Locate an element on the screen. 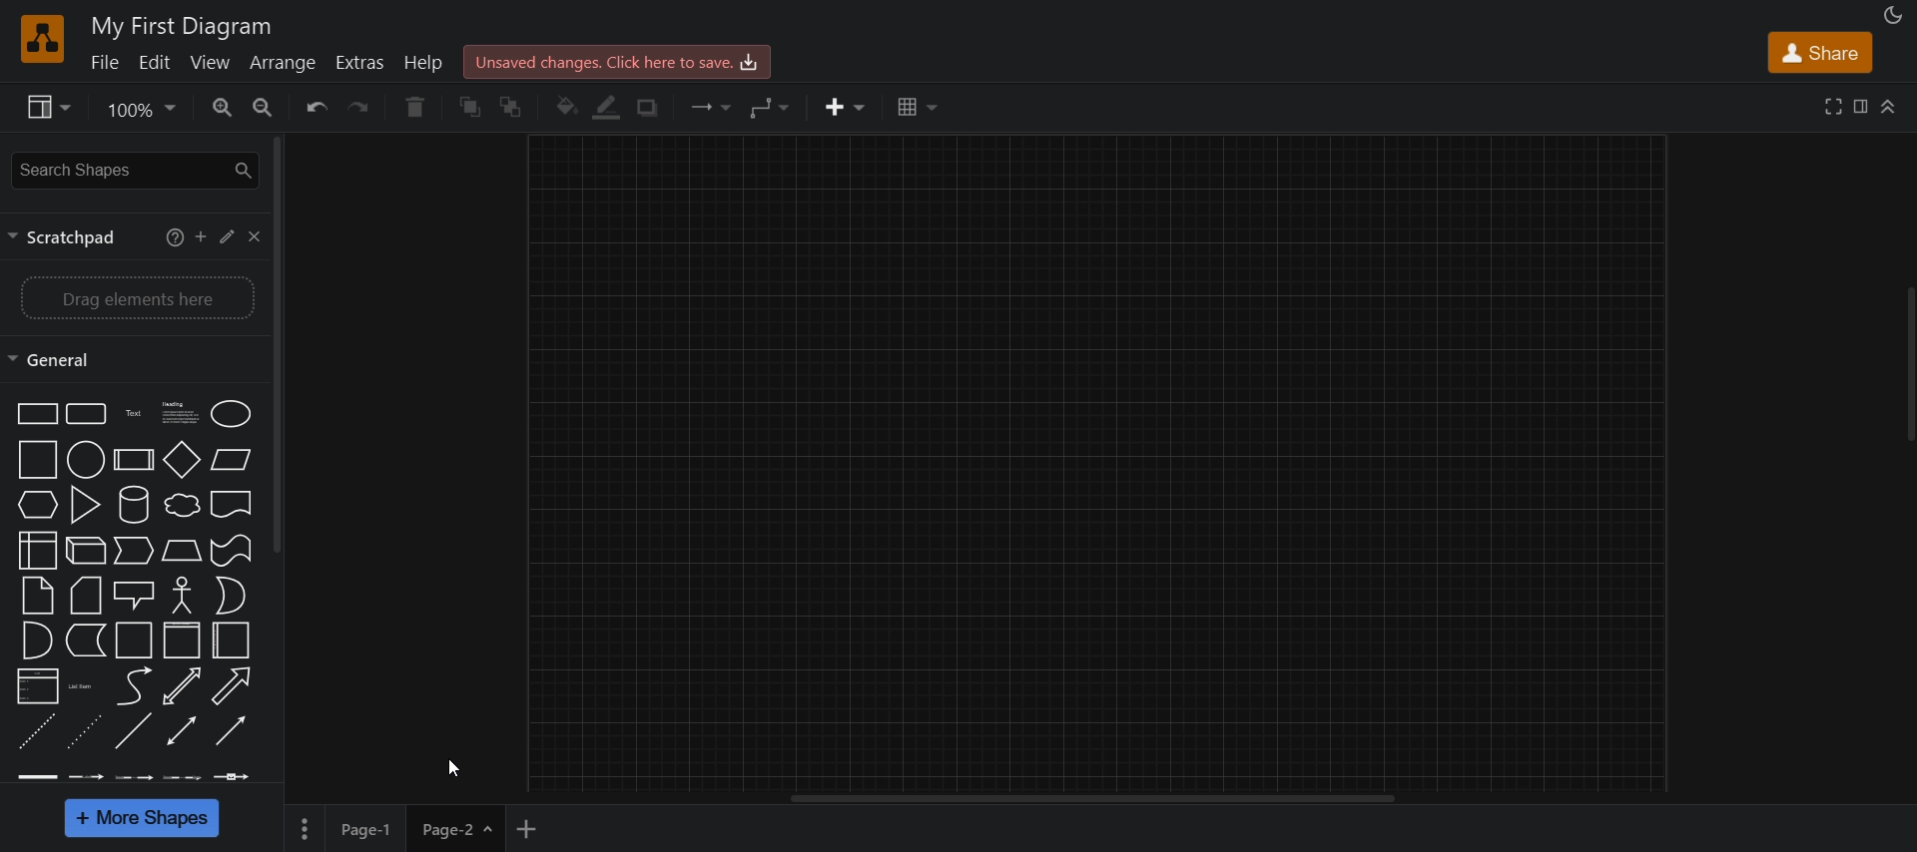  shapes is located at coordinates (133, 590).